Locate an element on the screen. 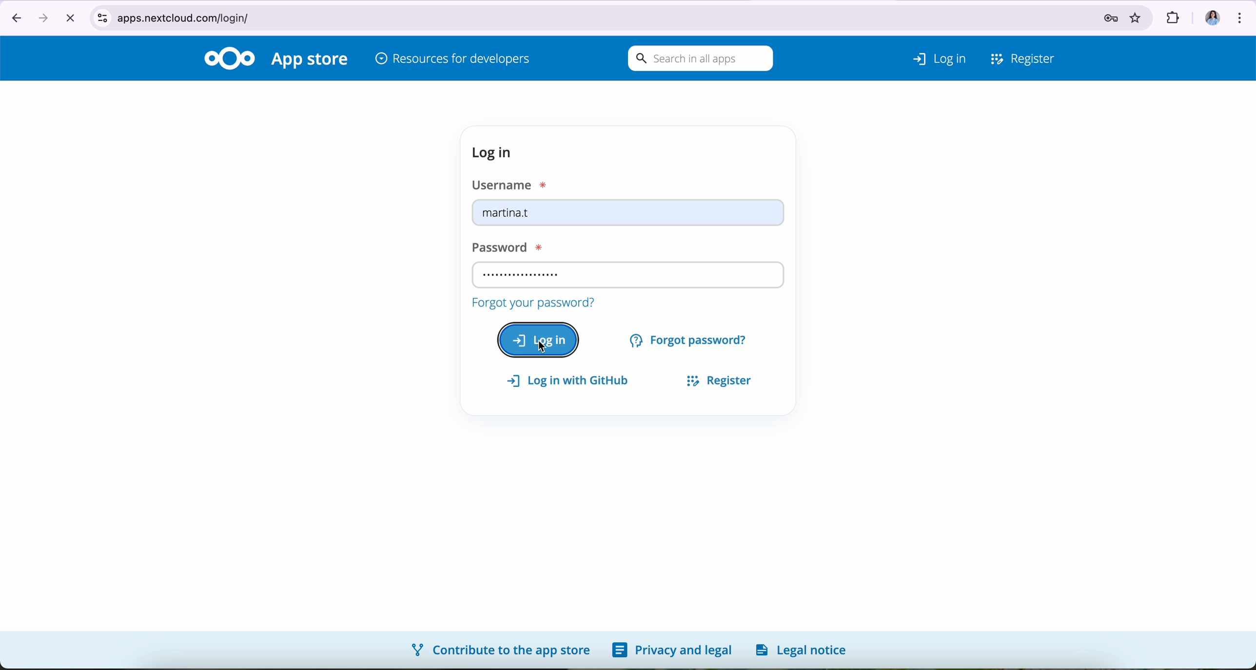 This screenshot has height=670, width=1256. navigate arrows is located at coordinates (27, 17).